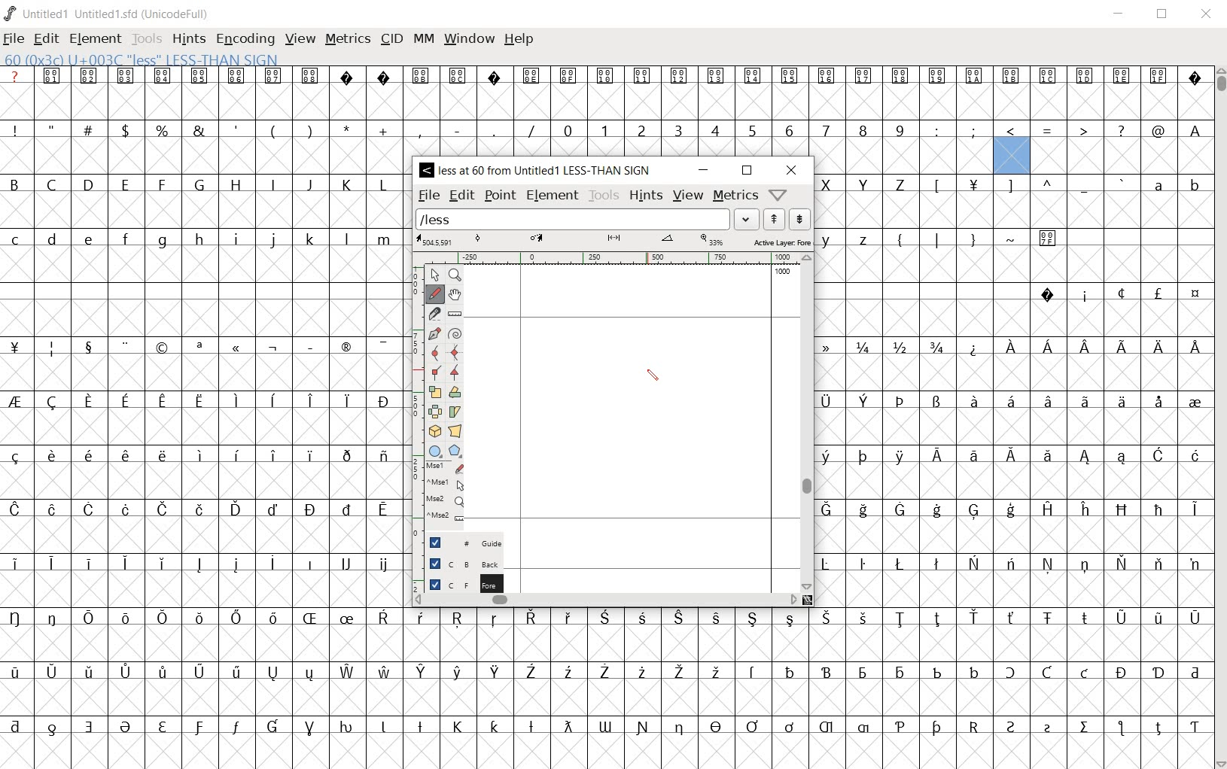 The image size is (1227, 769). What do you see at coordinates (453, 351) in the screenshot?
I see `add a curve point always either horizontal or vertical` at bounding box center [453, 351].